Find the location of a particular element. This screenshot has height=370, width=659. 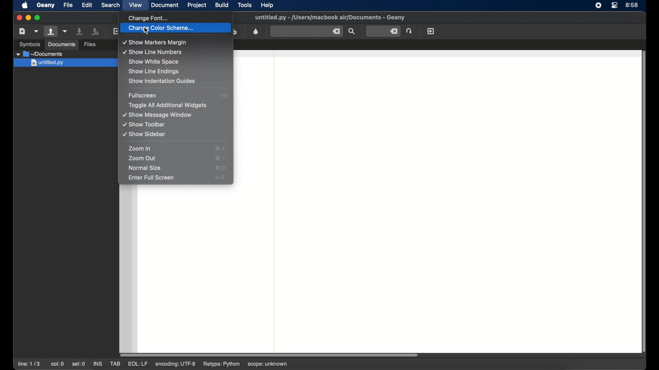

find the entered text in current file is located at coordinates (352, 32).